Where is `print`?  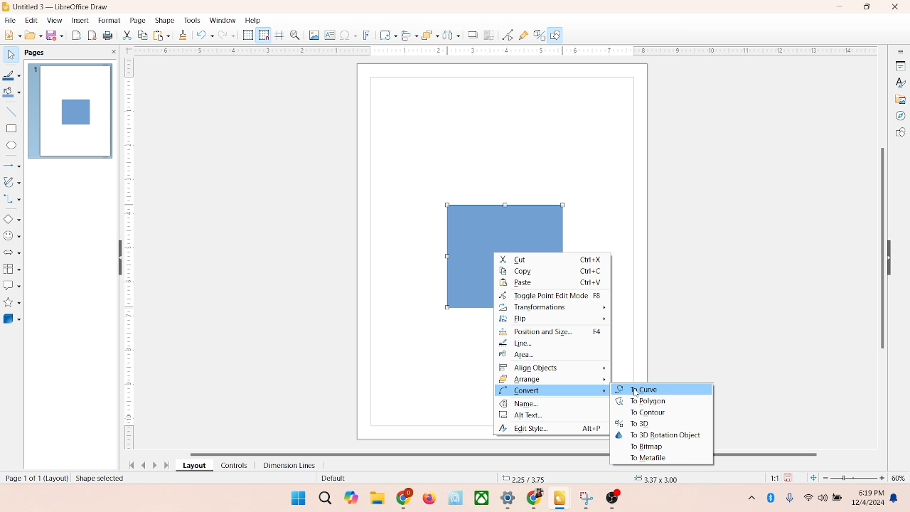
print is located at coordinates (161, 35).